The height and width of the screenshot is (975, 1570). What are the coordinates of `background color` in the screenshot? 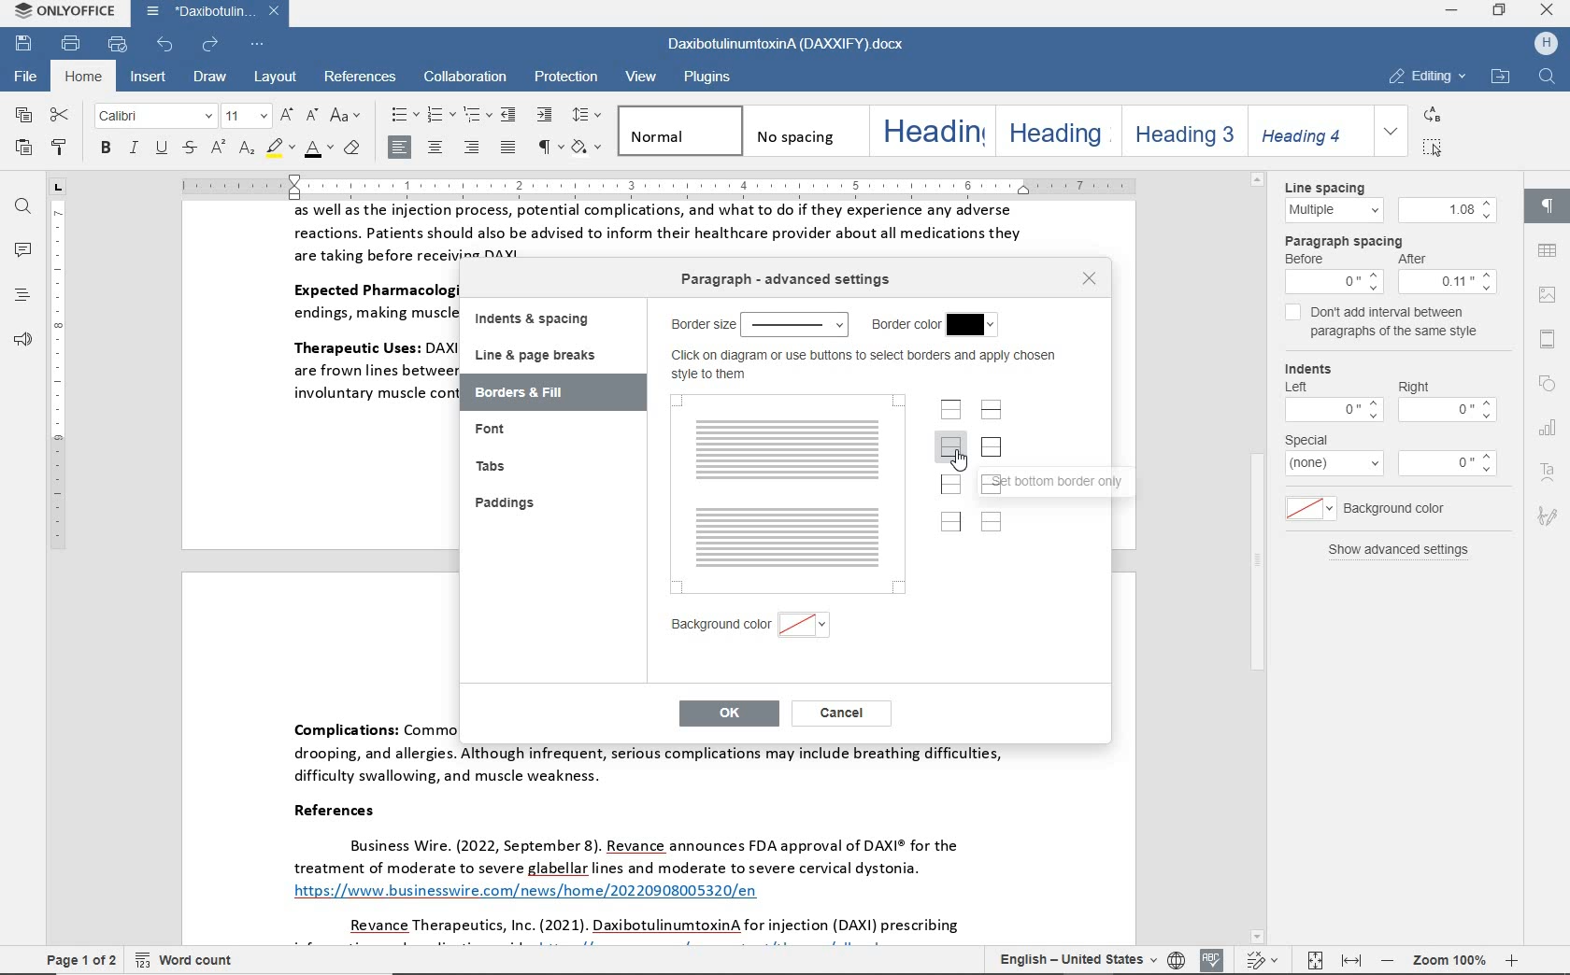 It's located at (1373, 507).